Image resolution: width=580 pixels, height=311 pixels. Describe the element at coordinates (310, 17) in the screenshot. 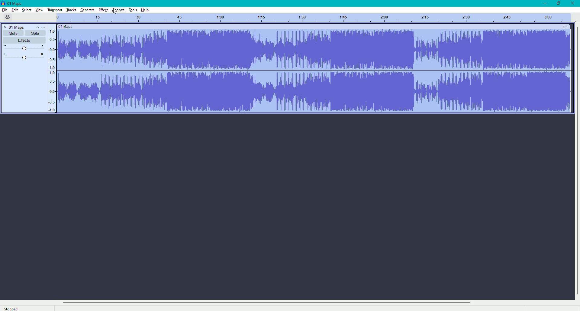

I see `Track numbers` at that location.